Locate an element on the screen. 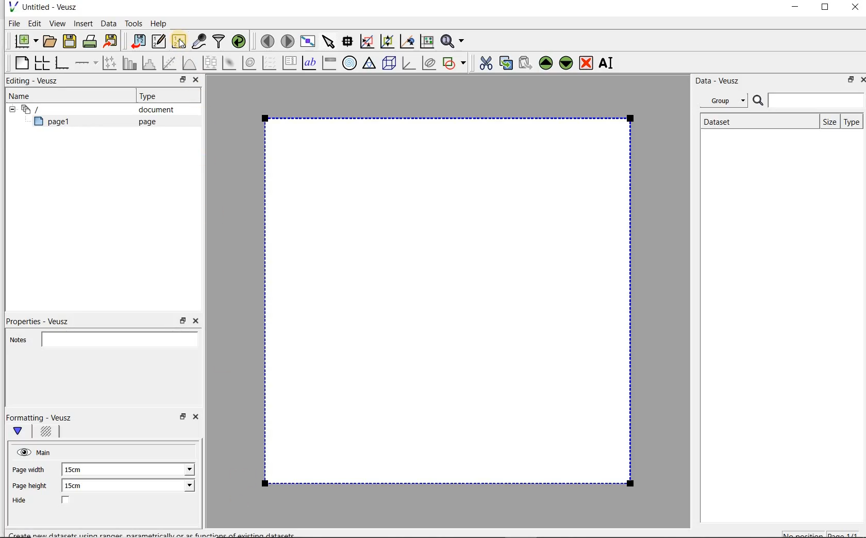 Image resolution: width=866 pixels, height=538 pixels. new document is located at coordinates (24, 40).